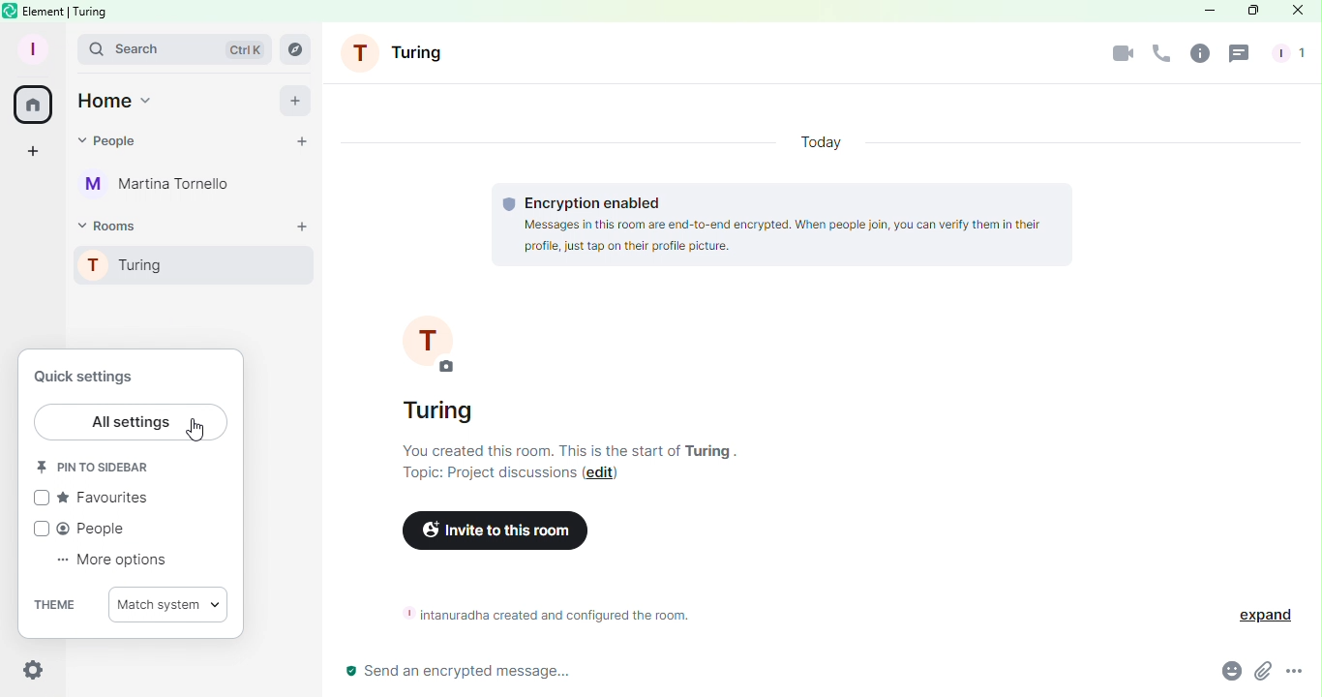  What do you see at coordinates (408, 55) in the screenshot?
I see `Turing ` at bounding box center [408, 55].